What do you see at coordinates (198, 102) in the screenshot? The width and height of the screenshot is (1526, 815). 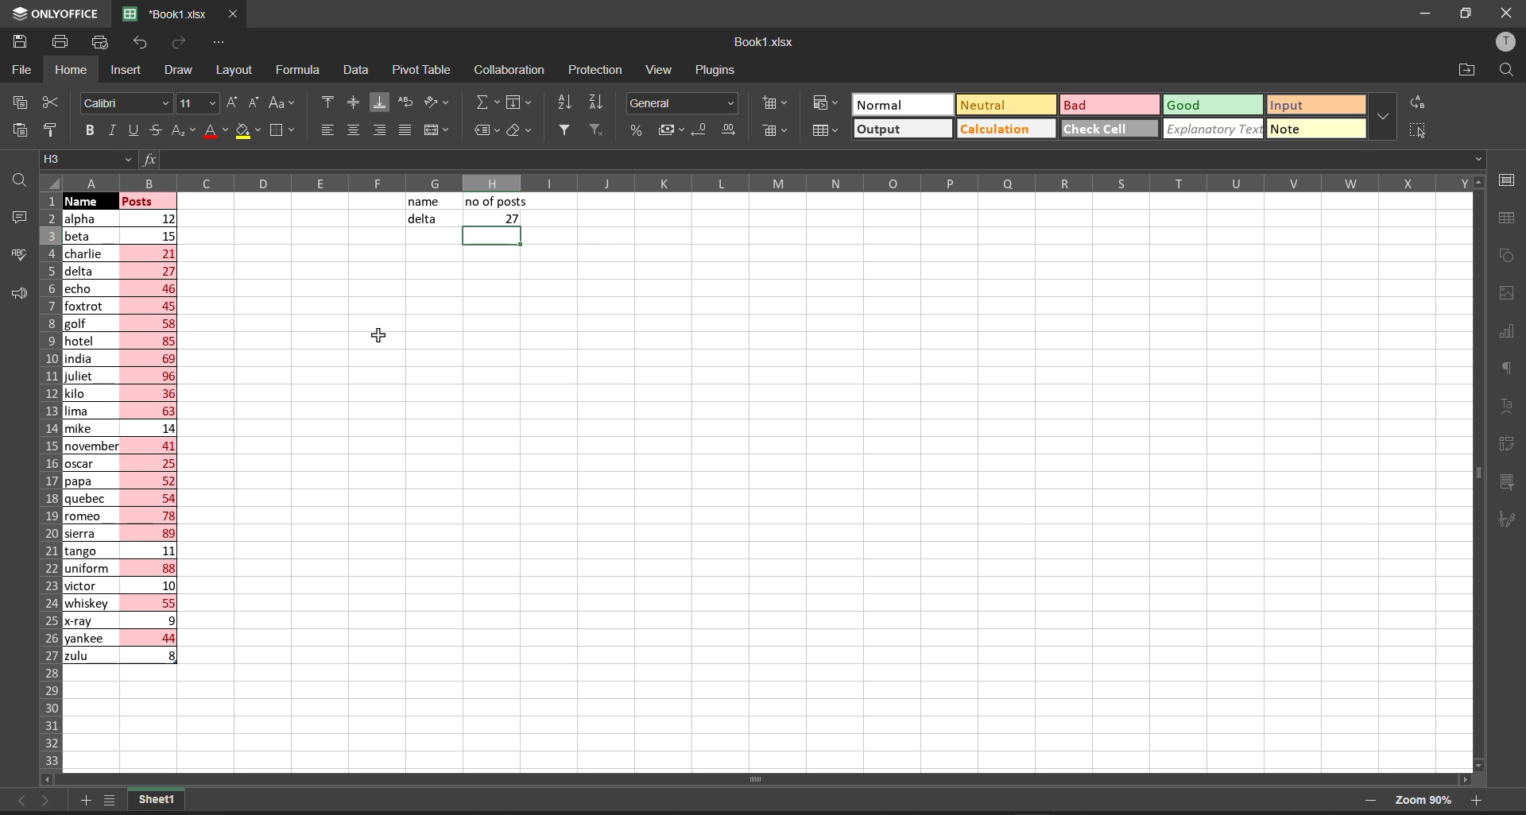 I see `font size` at bounding box center [198, 102].